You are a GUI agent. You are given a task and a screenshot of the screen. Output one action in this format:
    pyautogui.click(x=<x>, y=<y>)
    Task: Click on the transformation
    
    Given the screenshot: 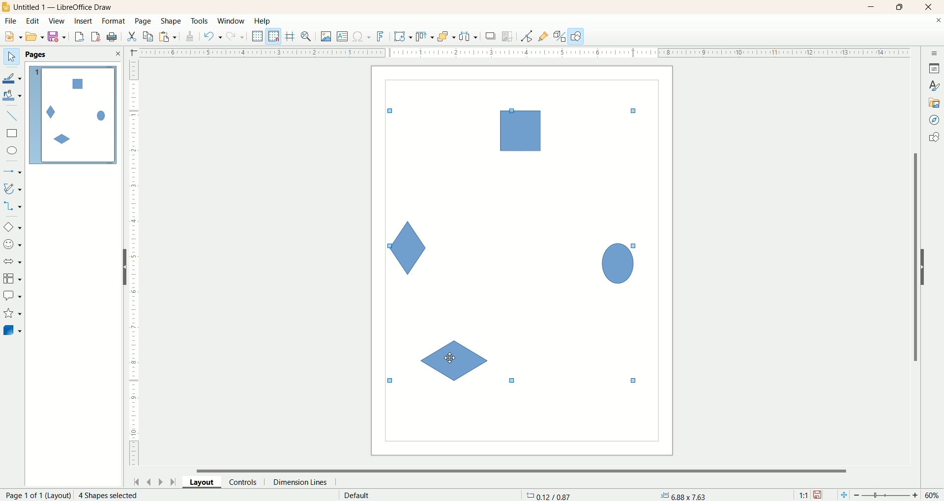 What is the action you would take?
    pyautogui.click(x=403, y=37)
    